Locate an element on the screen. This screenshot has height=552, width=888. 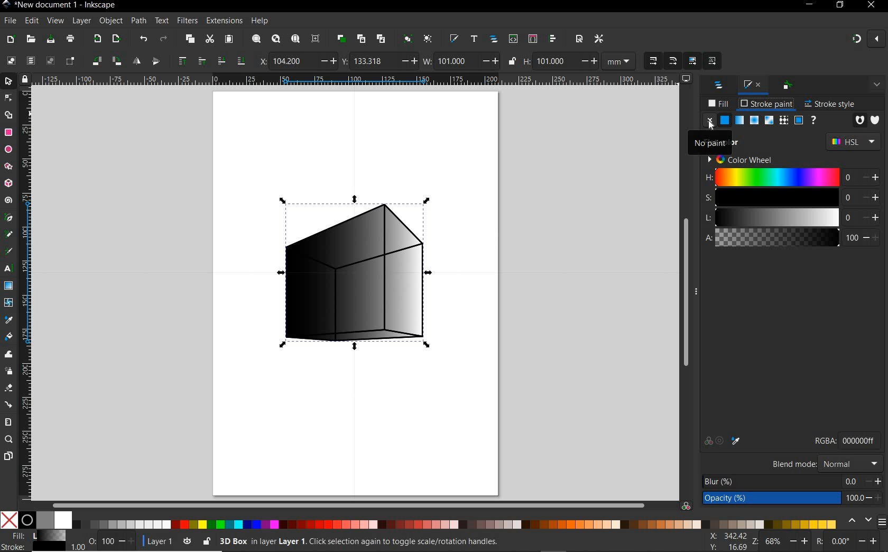
menu is located at coordinates (882, 521).